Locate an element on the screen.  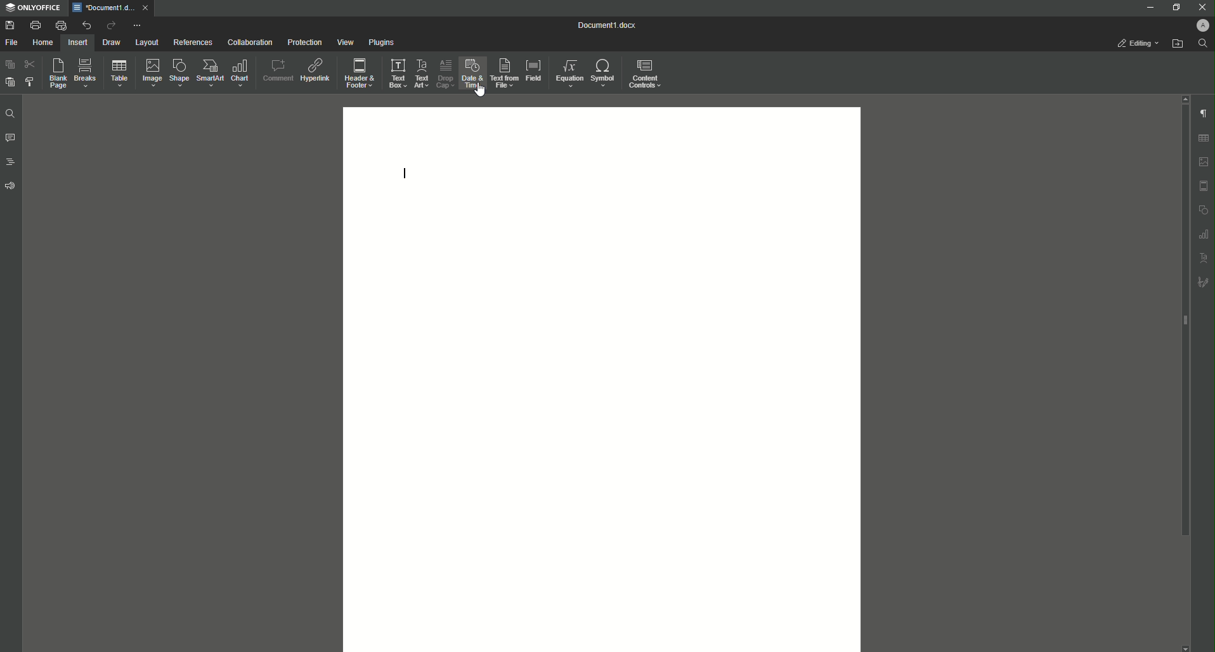
Close is located at coordinates (1201, 7).